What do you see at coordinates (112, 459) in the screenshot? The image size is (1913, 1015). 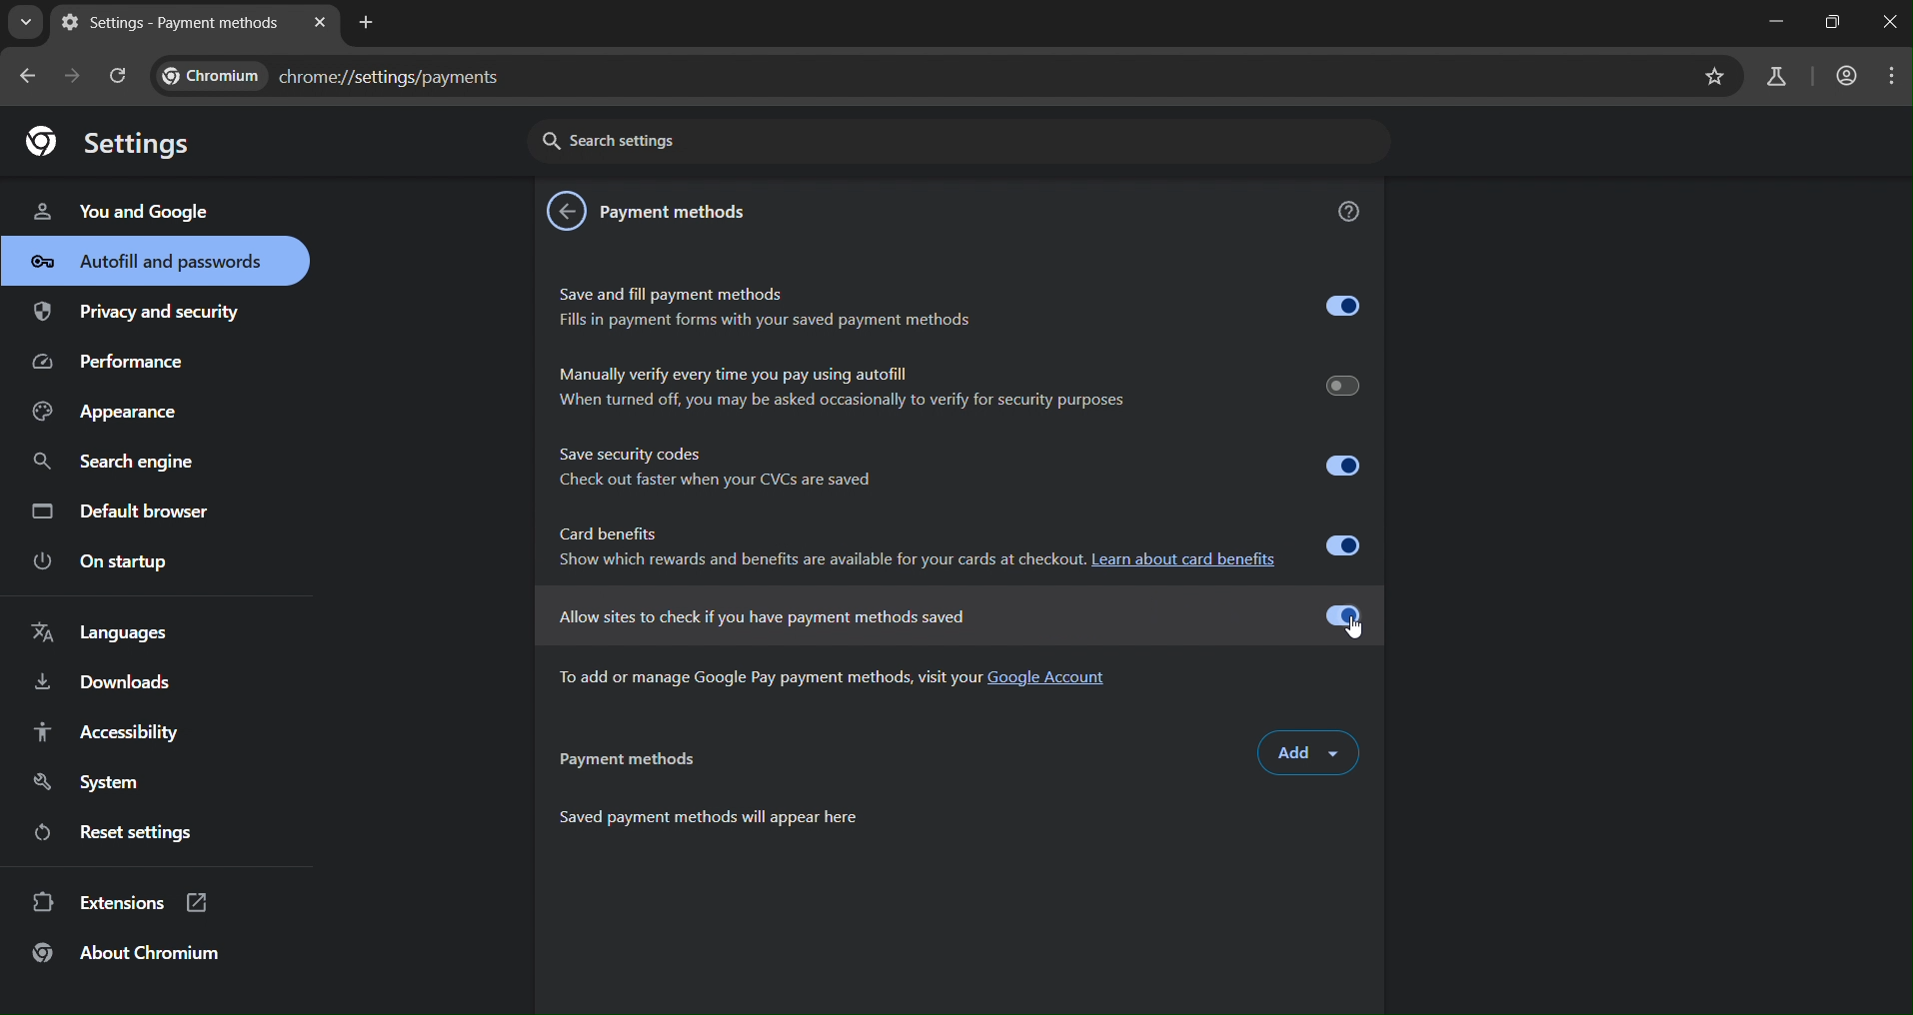 I see `search engine` at bounding box center [112, 459].